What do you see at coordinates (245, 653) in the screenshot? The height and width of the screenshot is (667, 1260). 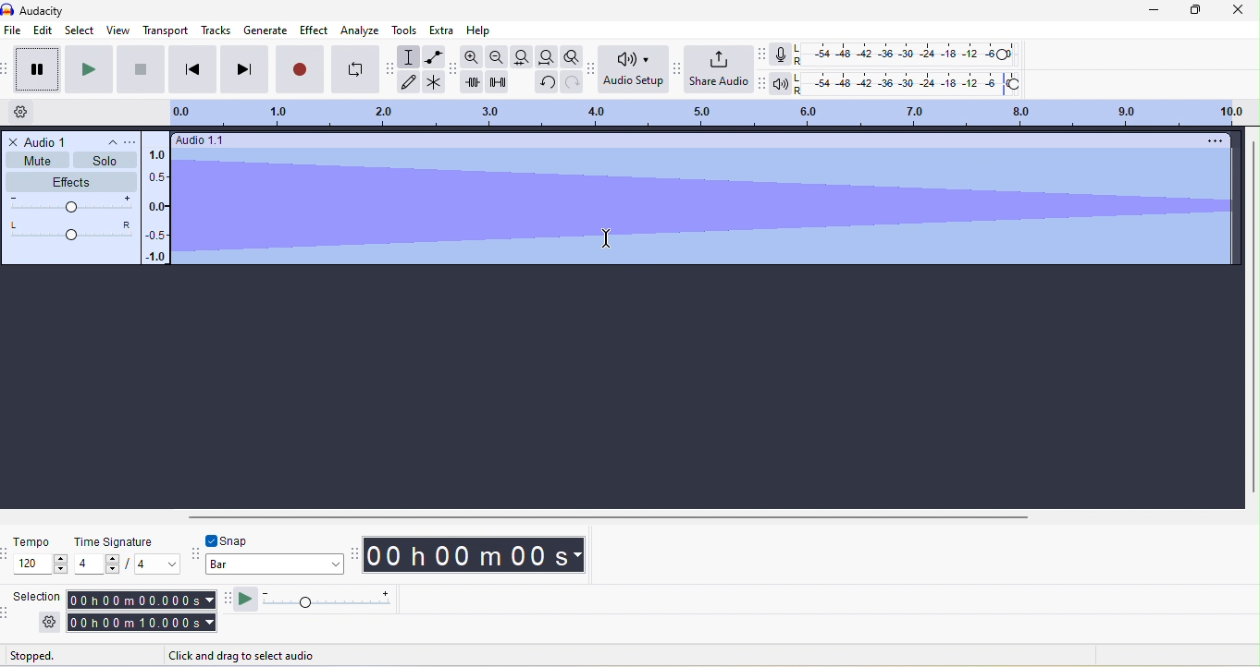 I see `click and drag to select audio` at bounding box center [245, 653].